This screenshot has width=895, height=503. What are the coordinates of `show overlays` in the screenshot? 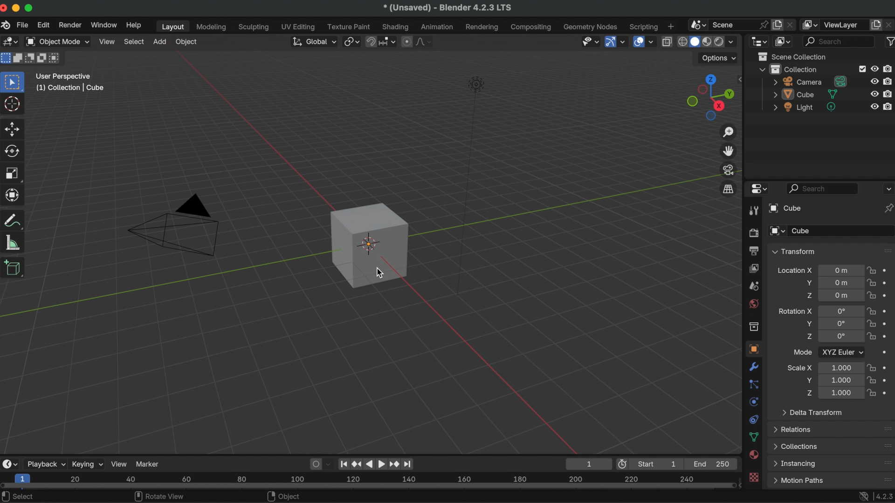 It's located at (638, 41).